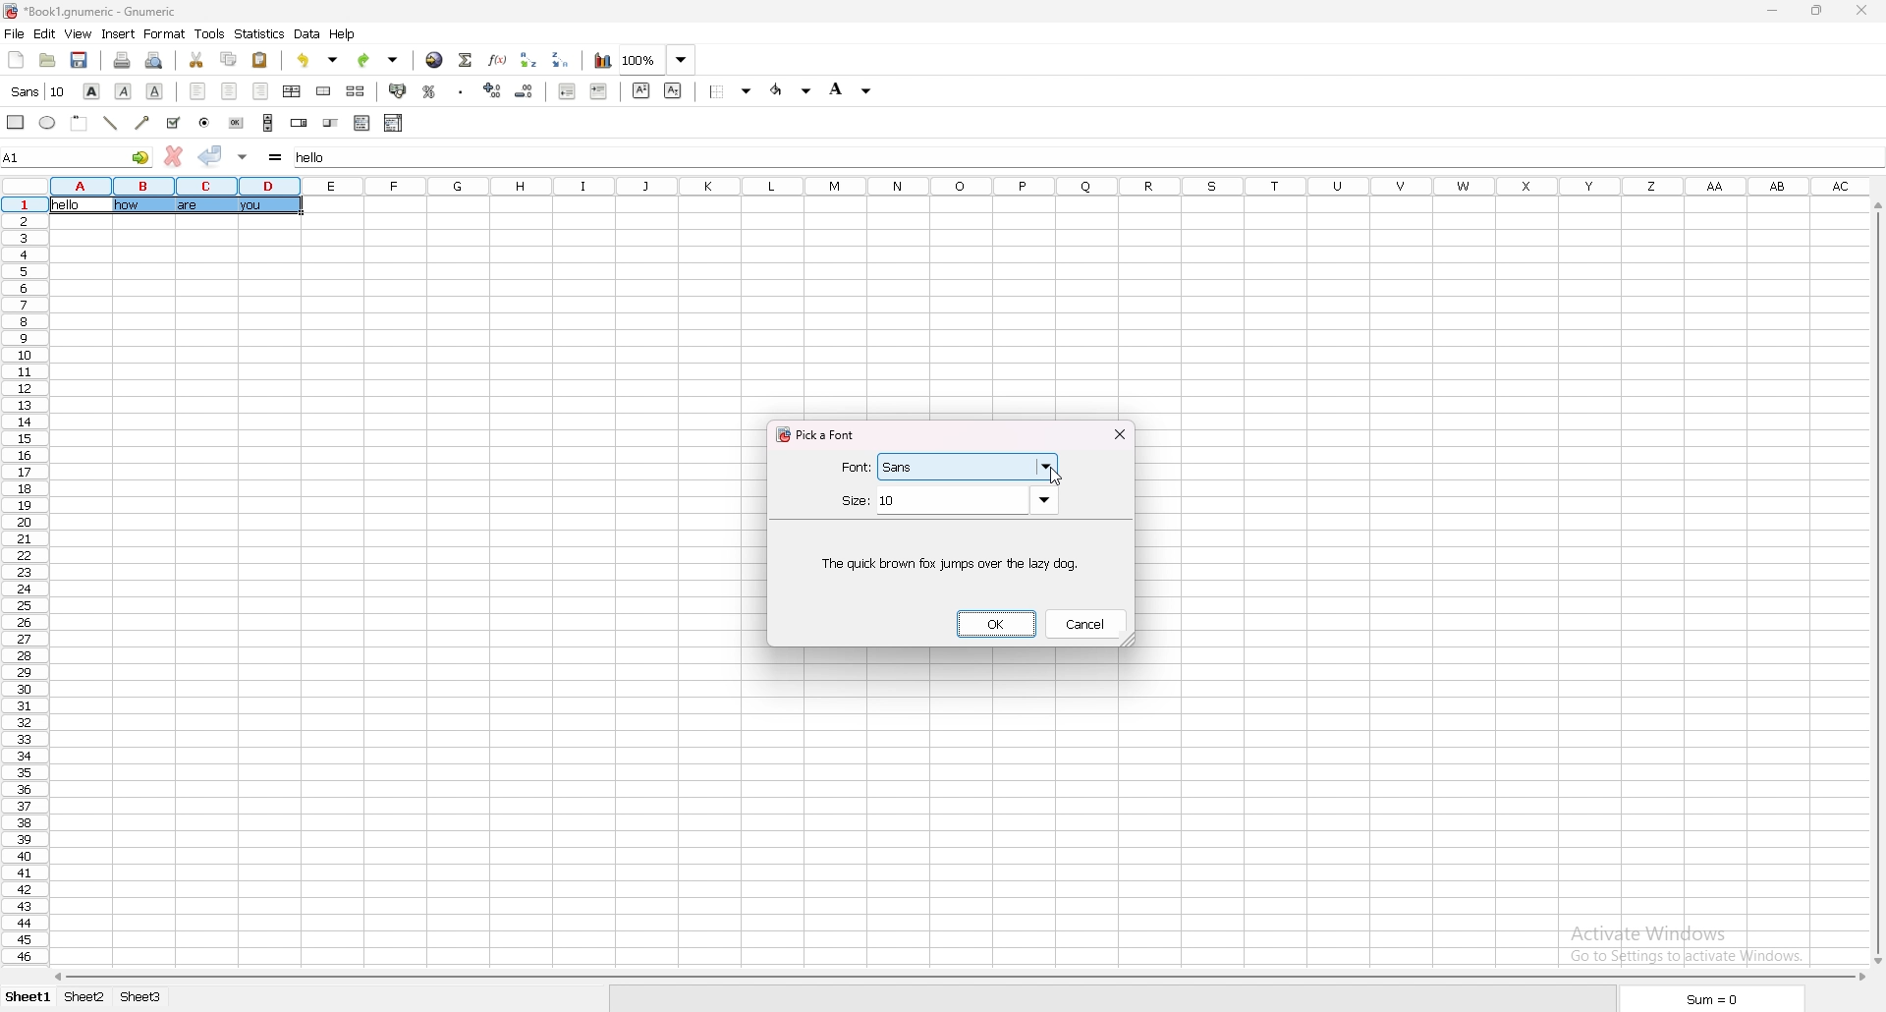 The image size is (1886, 1012). What do you see at coordinates (141, 123) in the screenshot?
I see `arrowed line` at bounding box center [141, 123].